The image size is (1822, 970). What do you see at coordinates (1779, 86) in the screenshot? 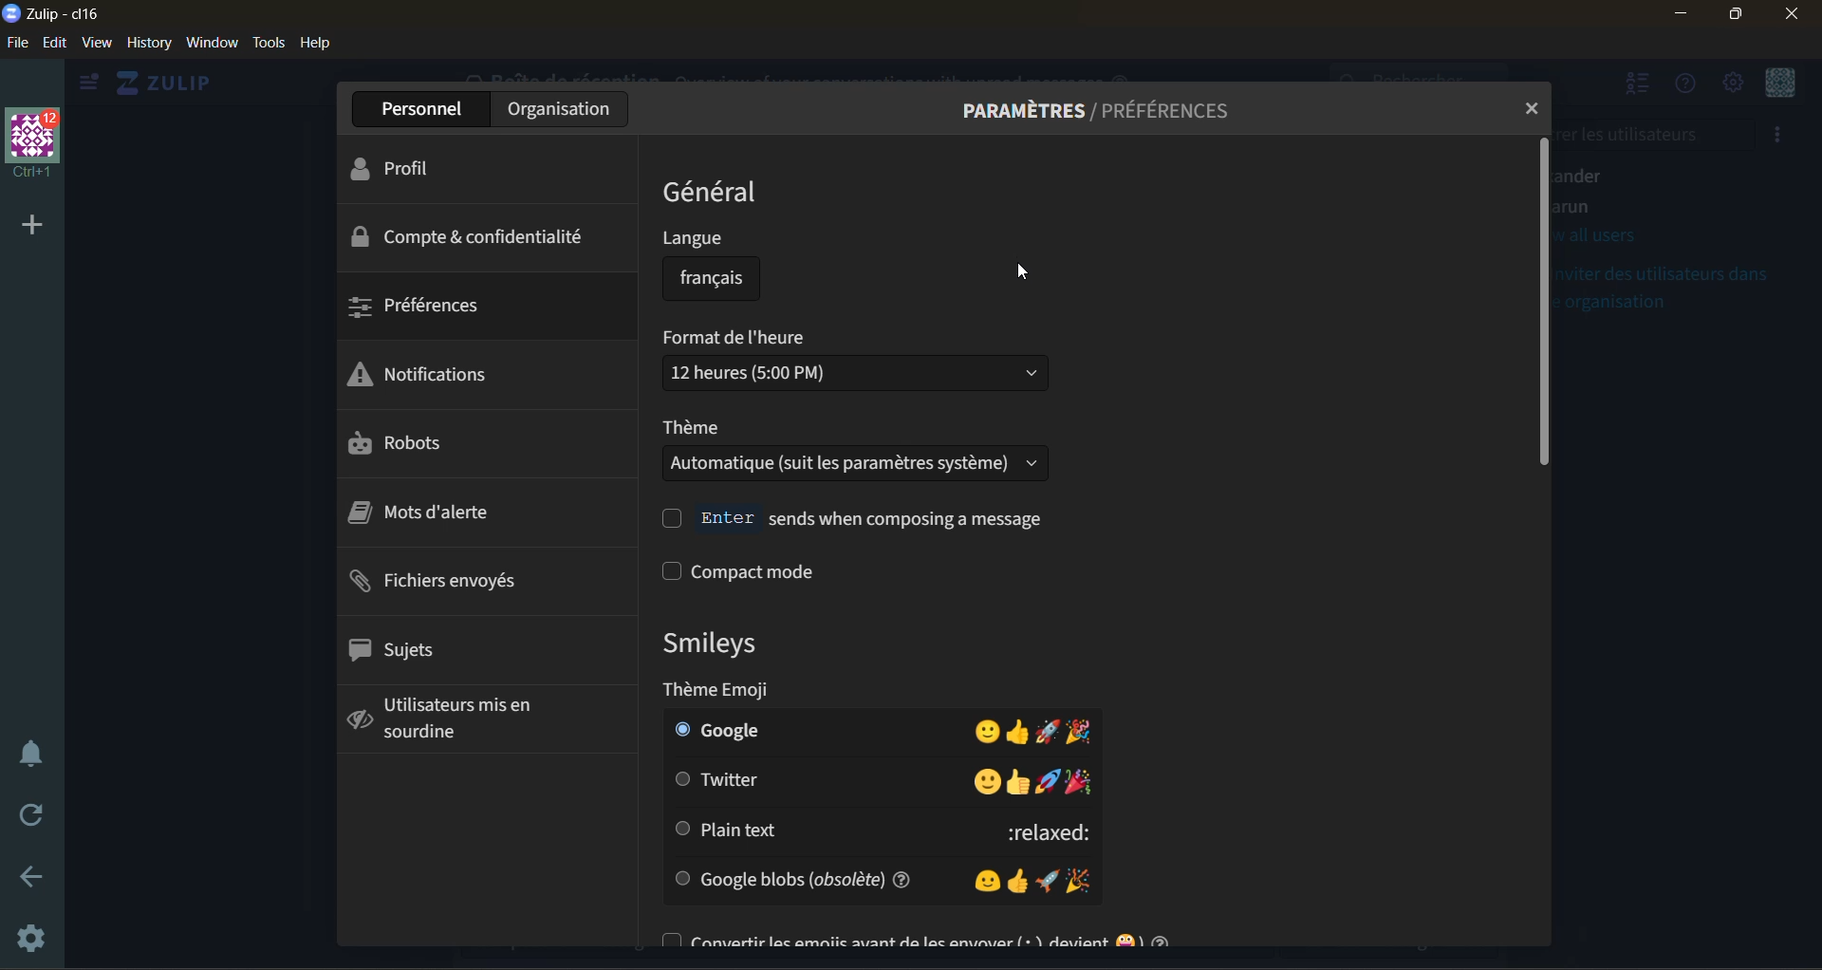
I see `menu` at bounding box center [1779, 86].